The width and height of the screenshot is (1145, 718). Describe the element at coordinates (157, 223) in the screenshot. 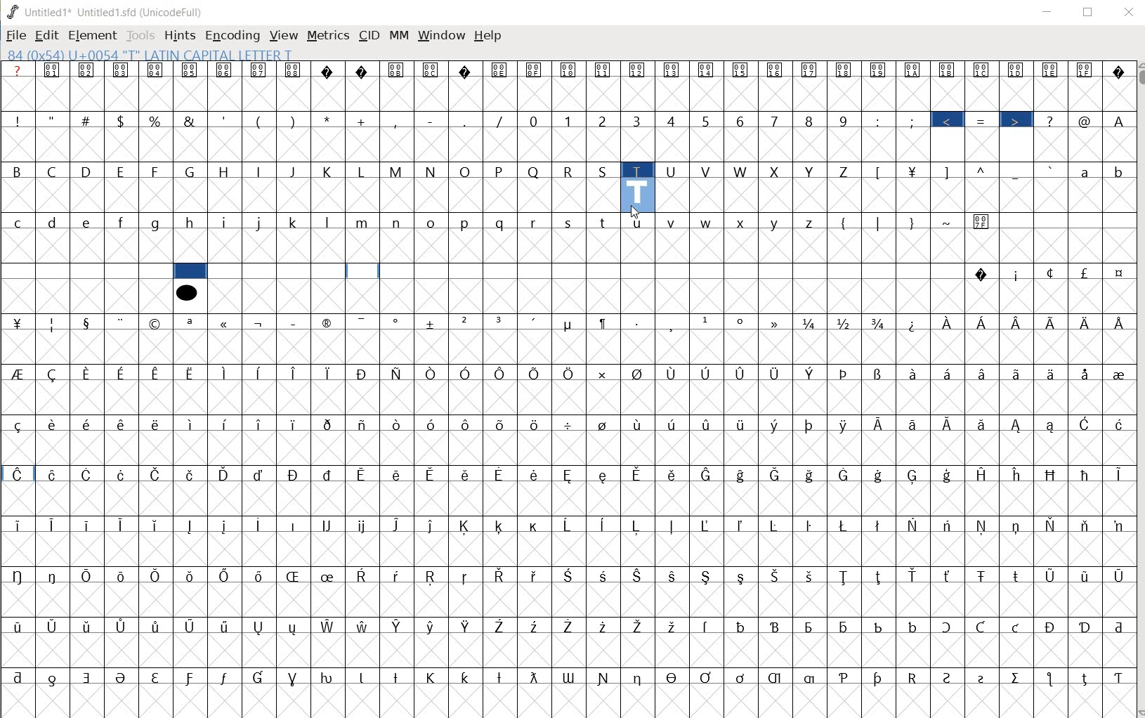

I see `g` at that location.